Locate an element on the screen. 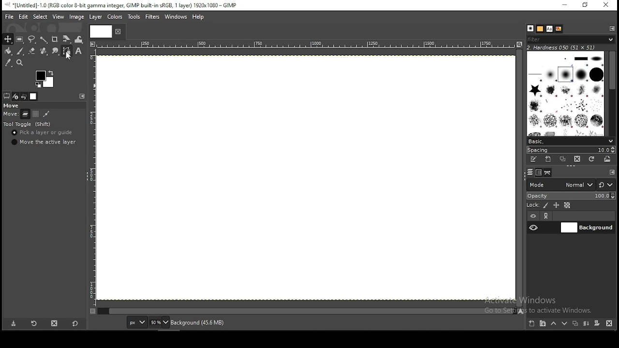  filters is located at coordinates (152, 16).